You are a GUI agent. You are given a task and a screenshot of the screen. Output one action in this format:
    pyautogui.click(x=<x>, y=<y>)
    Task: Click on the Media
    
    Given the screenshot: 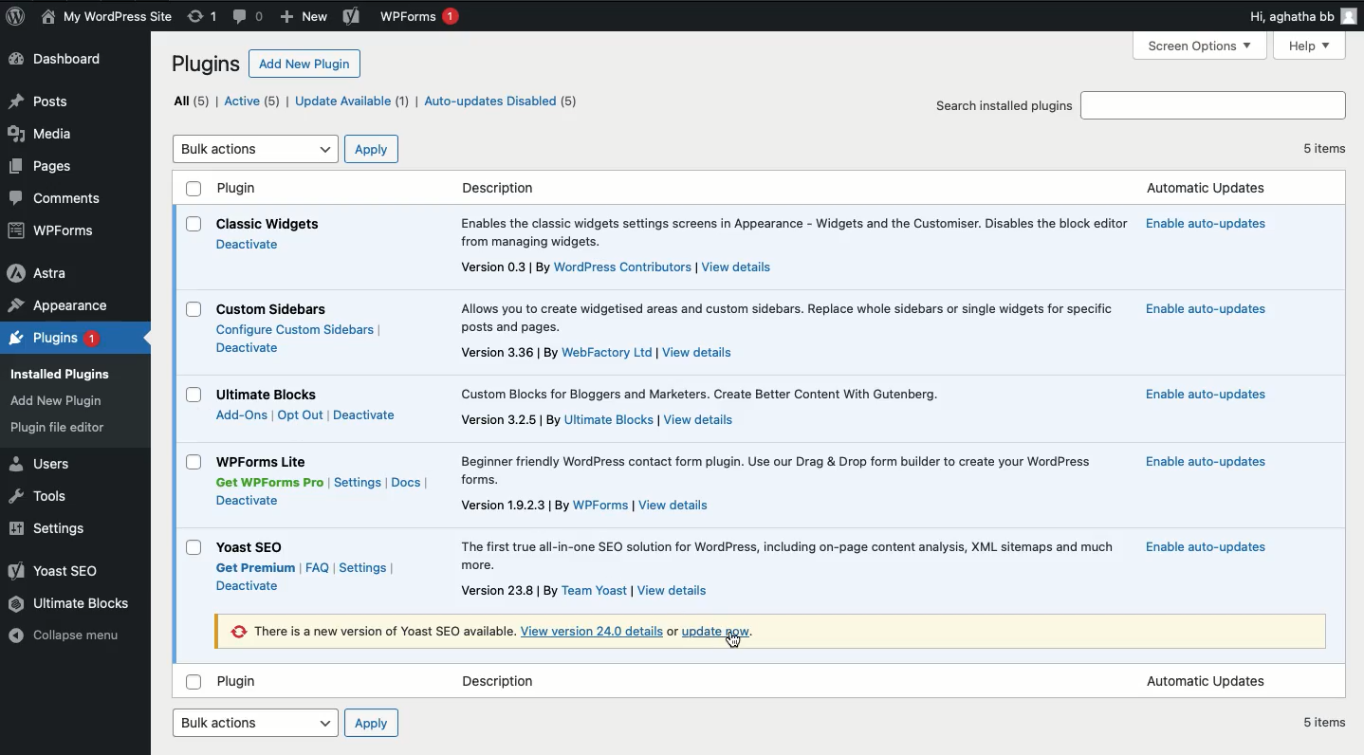 What is the action you would take?
    pyautogui.click(x=43, y=135)
    